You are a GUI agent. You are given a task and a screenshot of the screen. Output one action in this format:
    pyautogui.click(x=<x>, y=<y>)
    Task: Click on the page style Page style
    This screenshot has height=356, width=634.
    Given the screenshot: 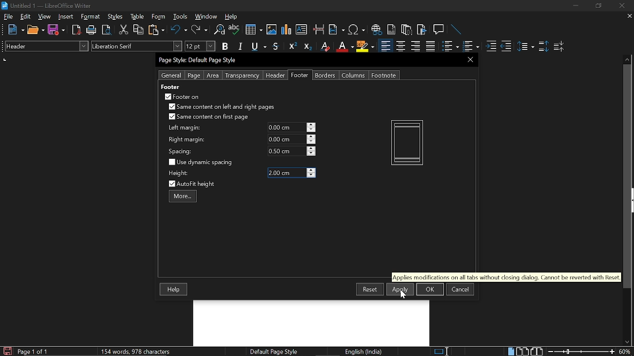 What is the action you would take?
    pyautogui.click(x=275, y=352)
    